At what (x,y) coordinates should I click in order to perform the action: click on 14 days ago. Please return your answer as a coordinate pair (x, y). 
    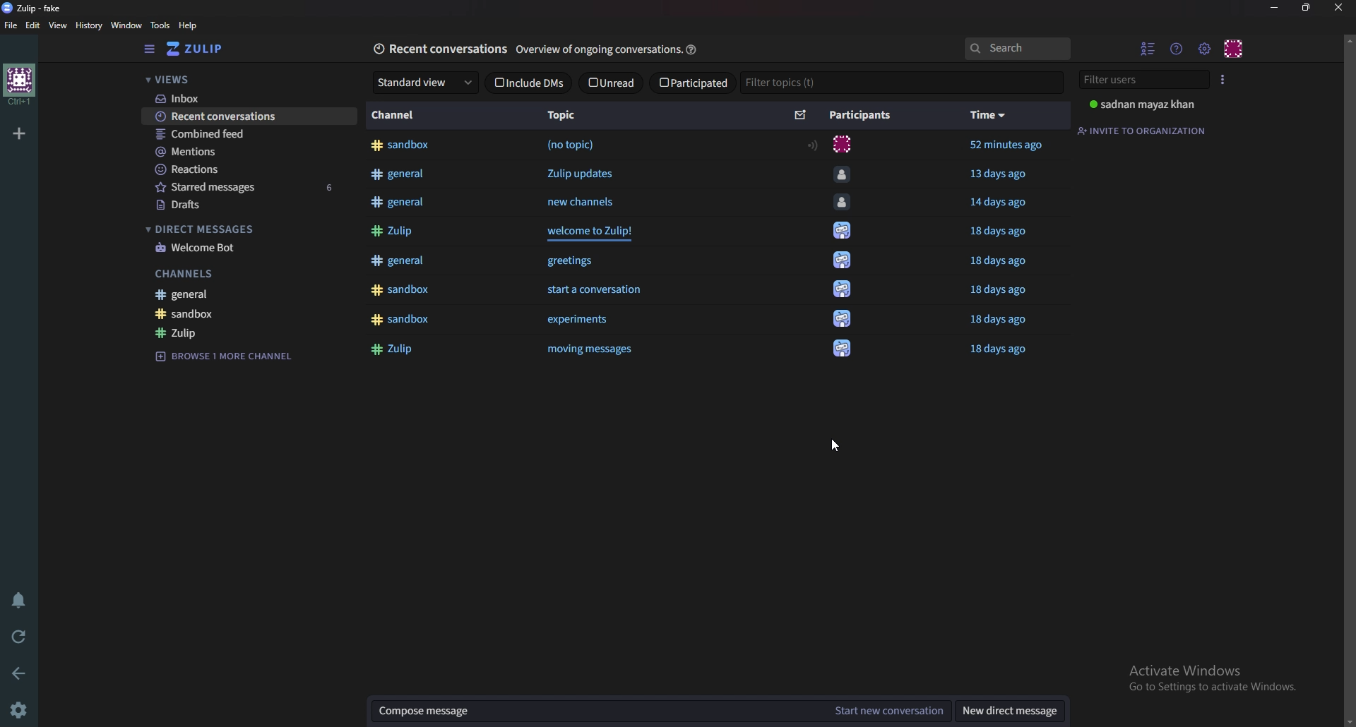
    Looking at the image, I should click on (1002, 205).